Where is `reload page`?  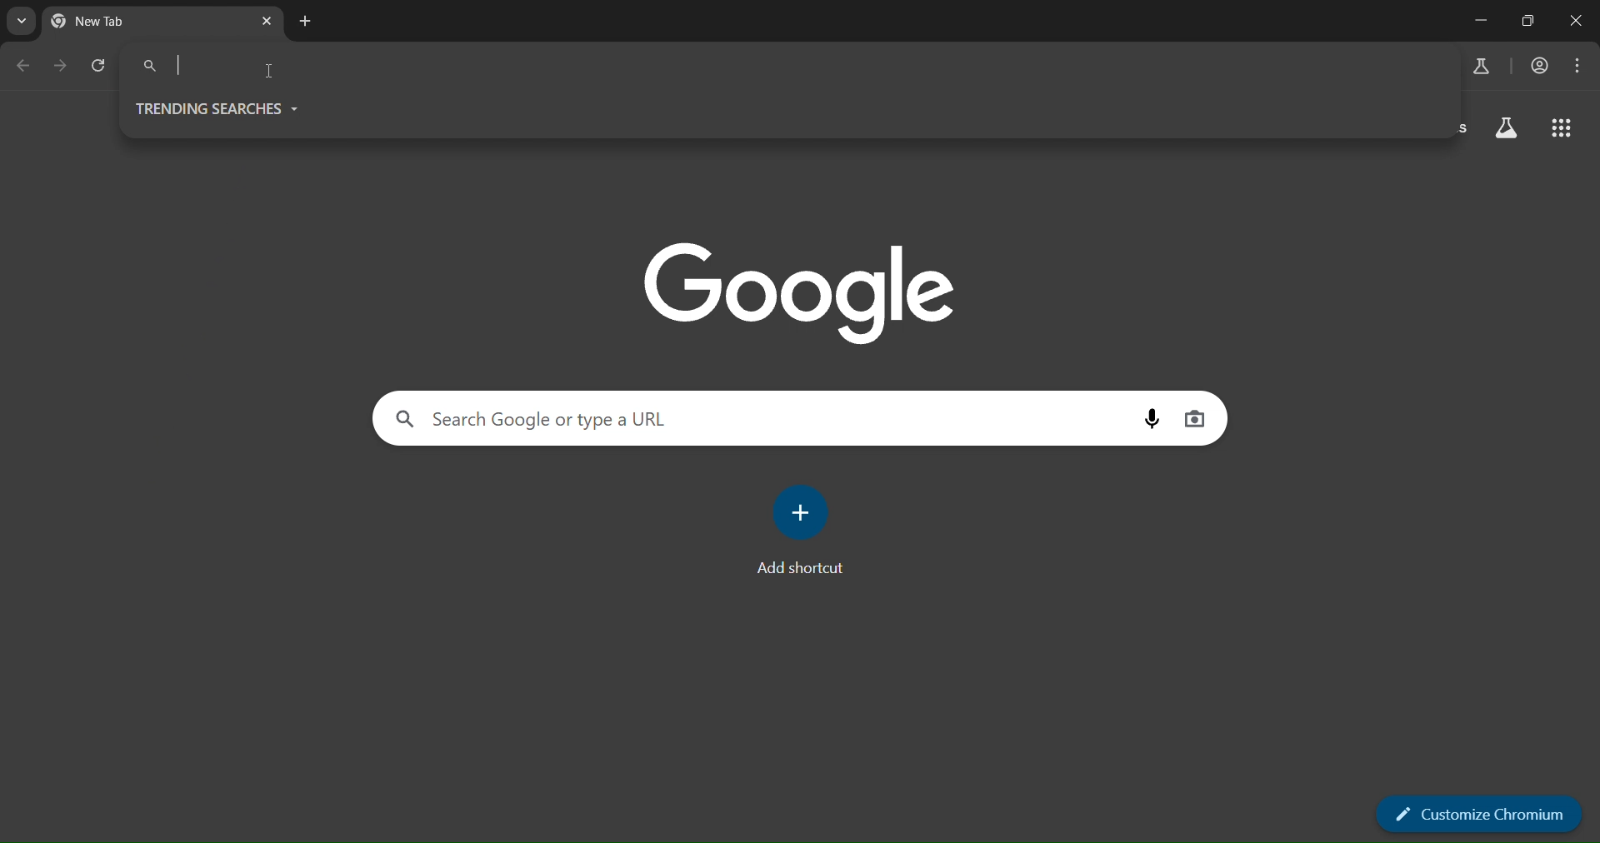
reload page is located at coordinates (100, 67).